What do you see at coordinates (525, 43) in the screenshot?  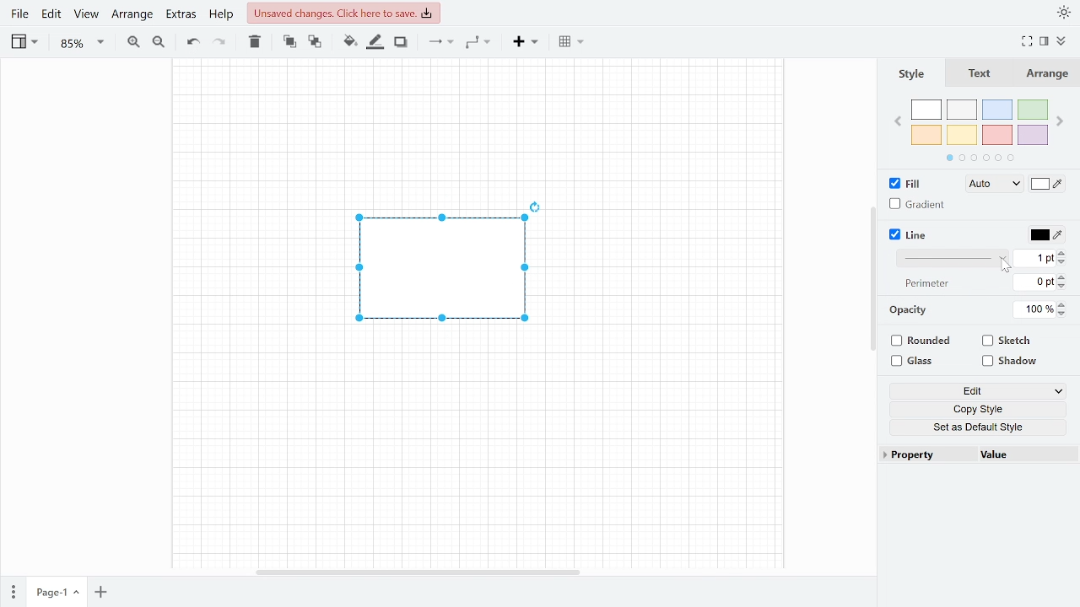 I see `Insert` at bounding box center [525, 43].